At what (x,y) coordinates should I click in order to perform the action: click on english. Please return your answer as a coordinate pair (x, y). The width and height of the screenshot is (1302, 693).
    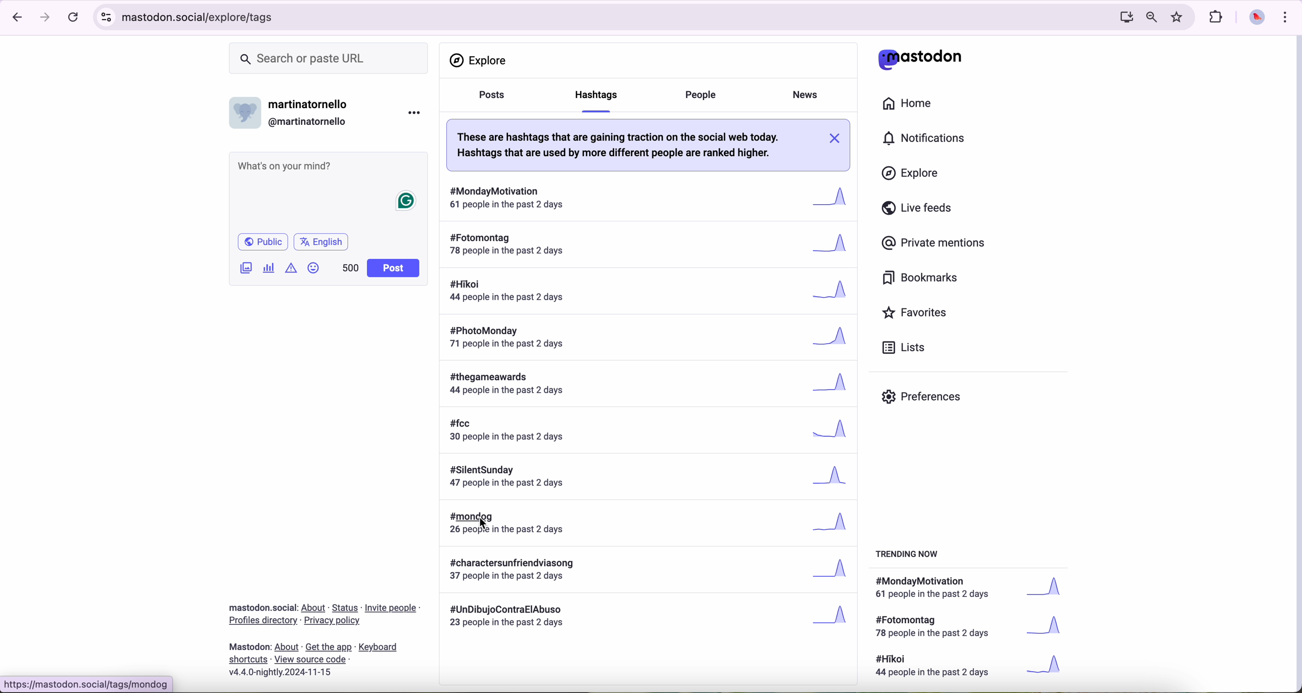
    Looking at the image, I should click on (323, 241).